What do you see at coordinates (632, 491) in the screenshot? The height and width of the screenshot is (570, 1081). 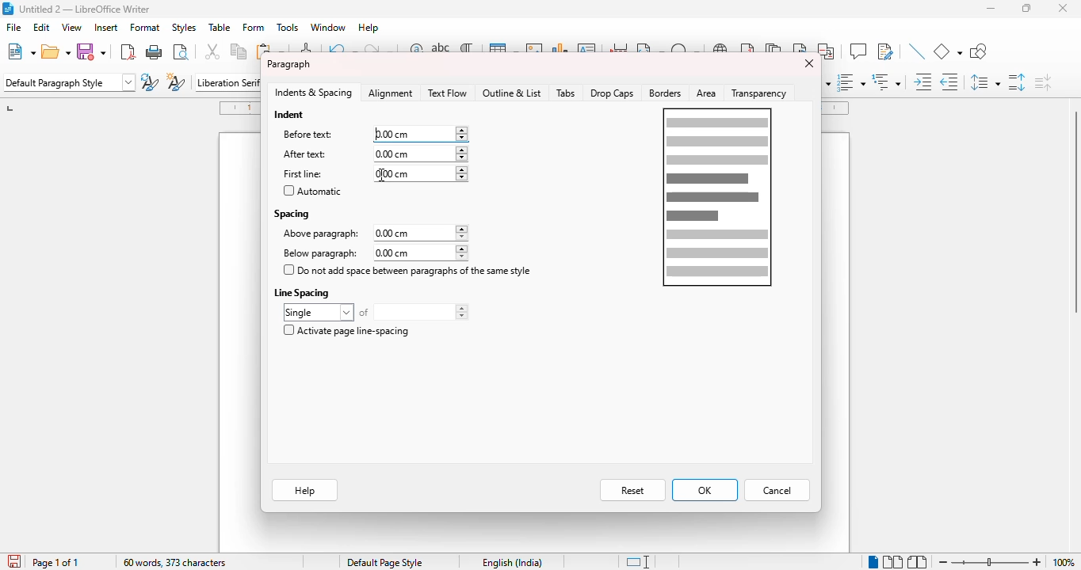 I see `reset` at bounding box center [632, 491].